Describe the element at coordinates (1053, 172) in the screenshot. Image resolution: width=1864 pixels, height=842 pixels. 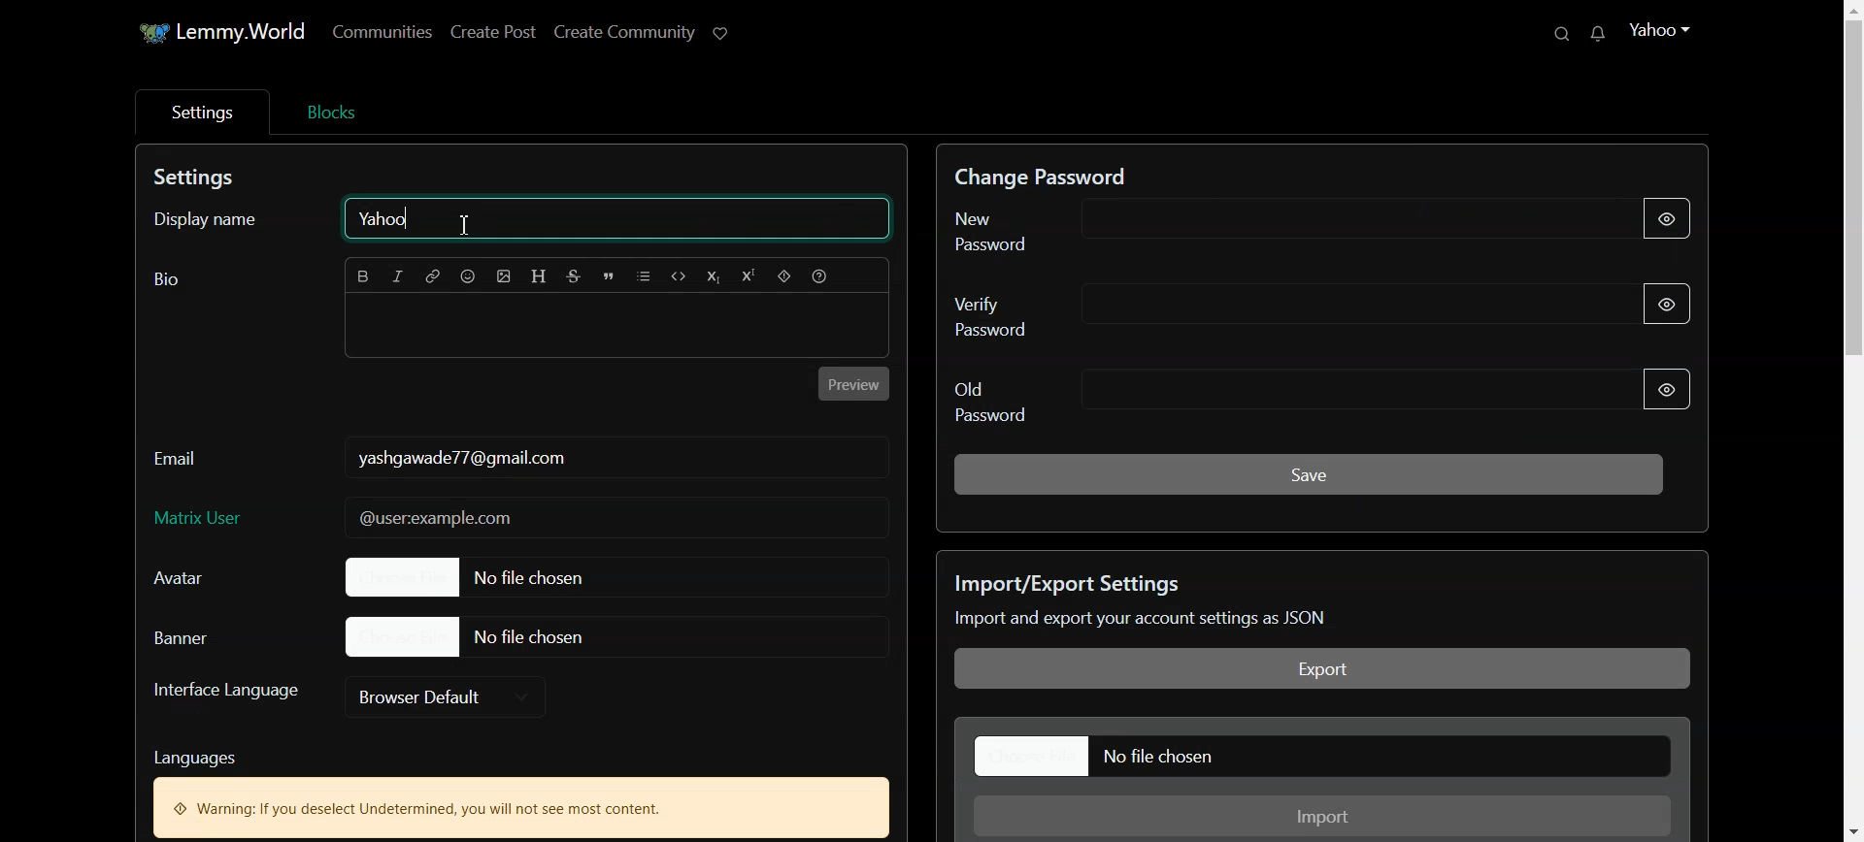
I see `Text` at that location.